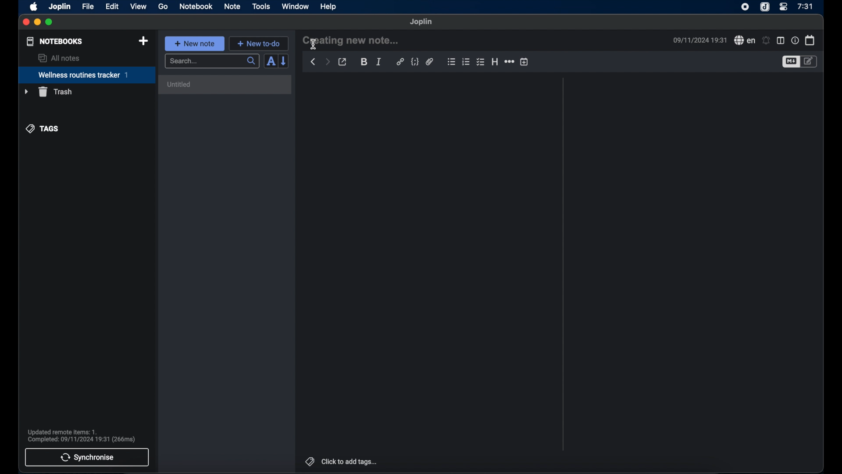 Image resolution: width=842 pixels, height=474 pixels. I want to click on go, so click(163, 6).